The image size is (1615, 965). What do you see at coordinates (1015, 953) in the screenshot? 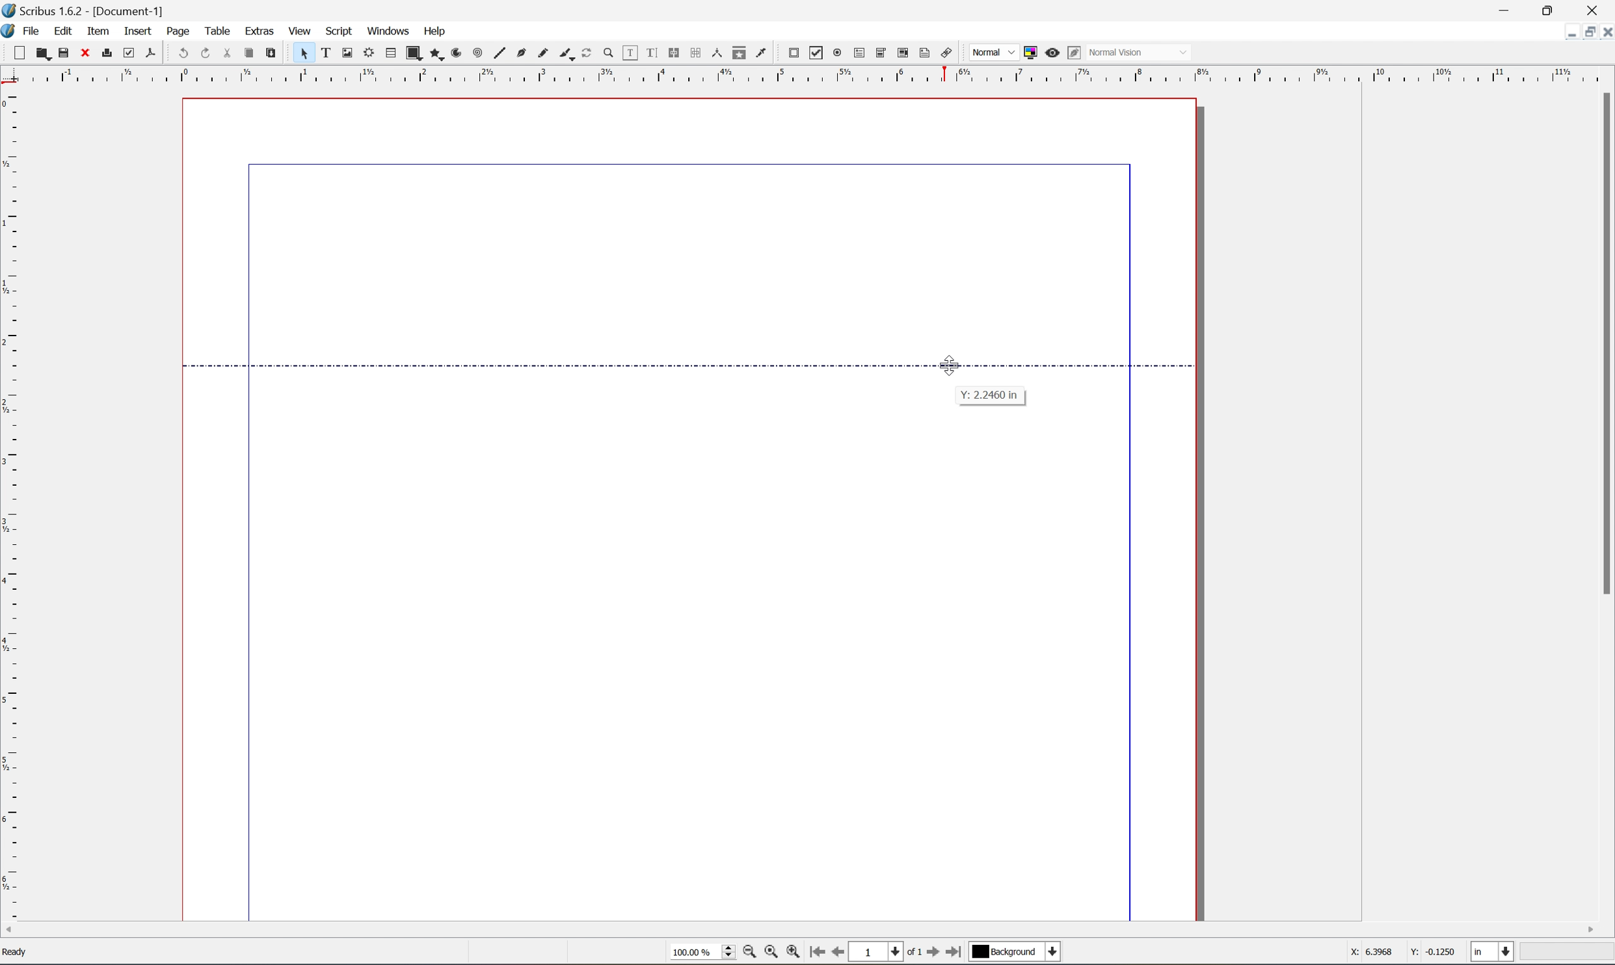
I see `Background` at bounding box center [1015, 953].